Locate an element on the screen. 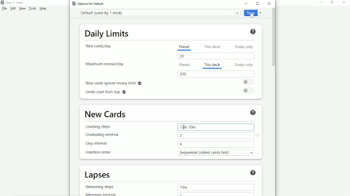 The width and height of the screenshot is (350, 196). File is located at coordinates (5, 9).